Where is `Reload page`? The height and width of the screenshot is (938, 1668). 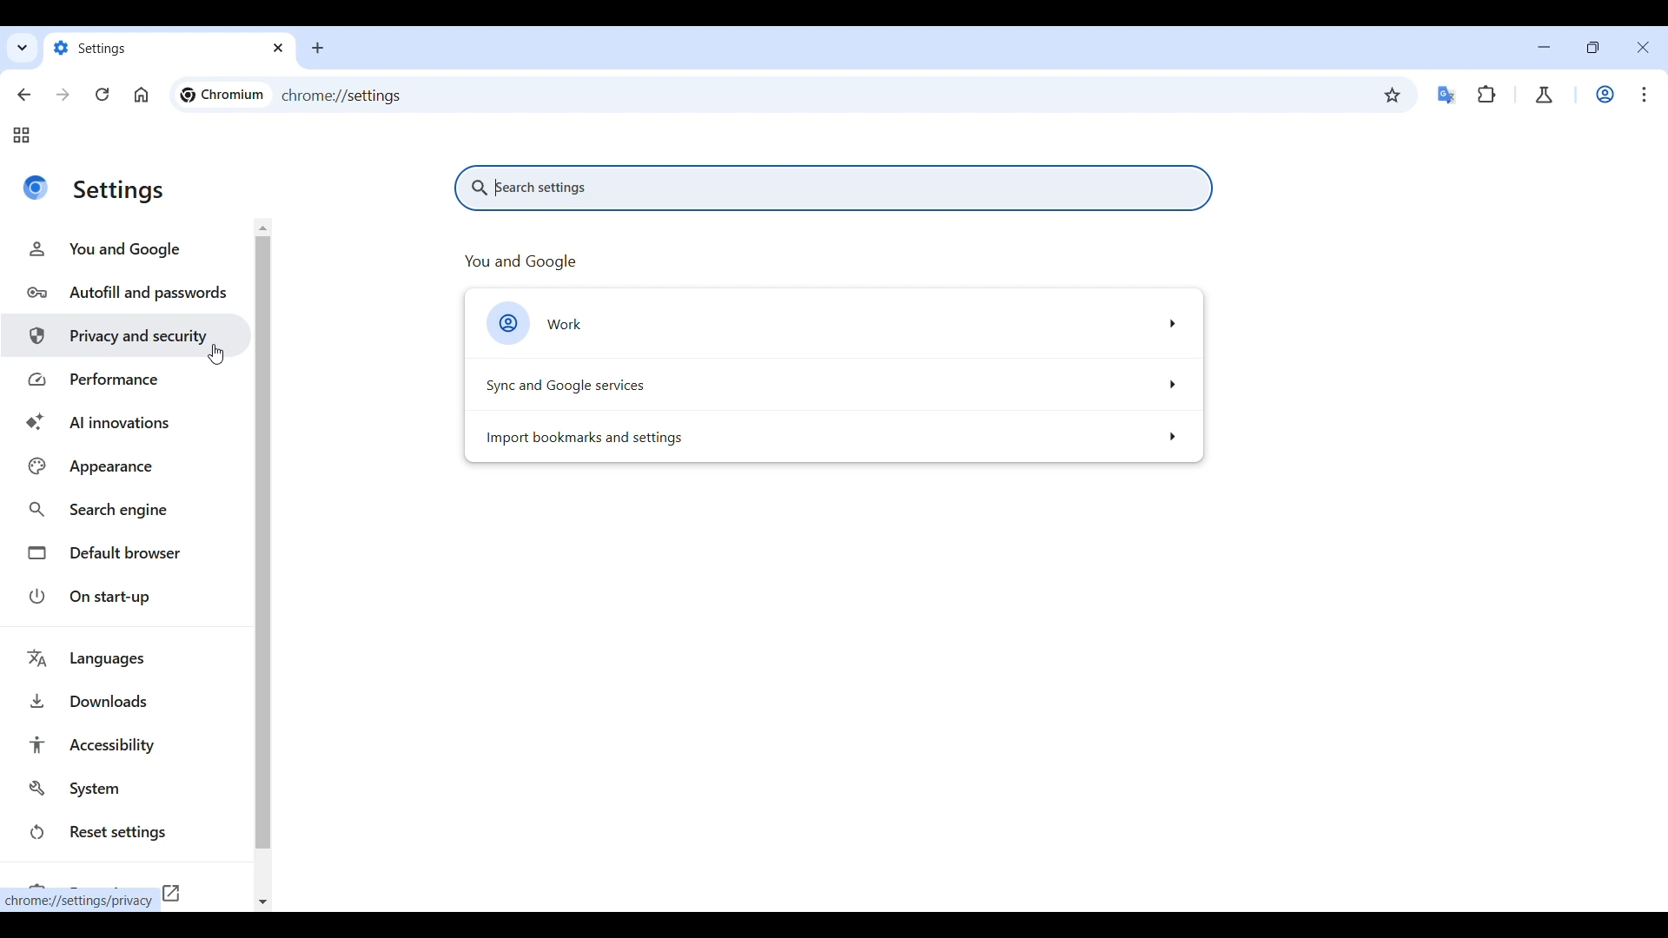 Reload page is located at coordinates (103, 94).